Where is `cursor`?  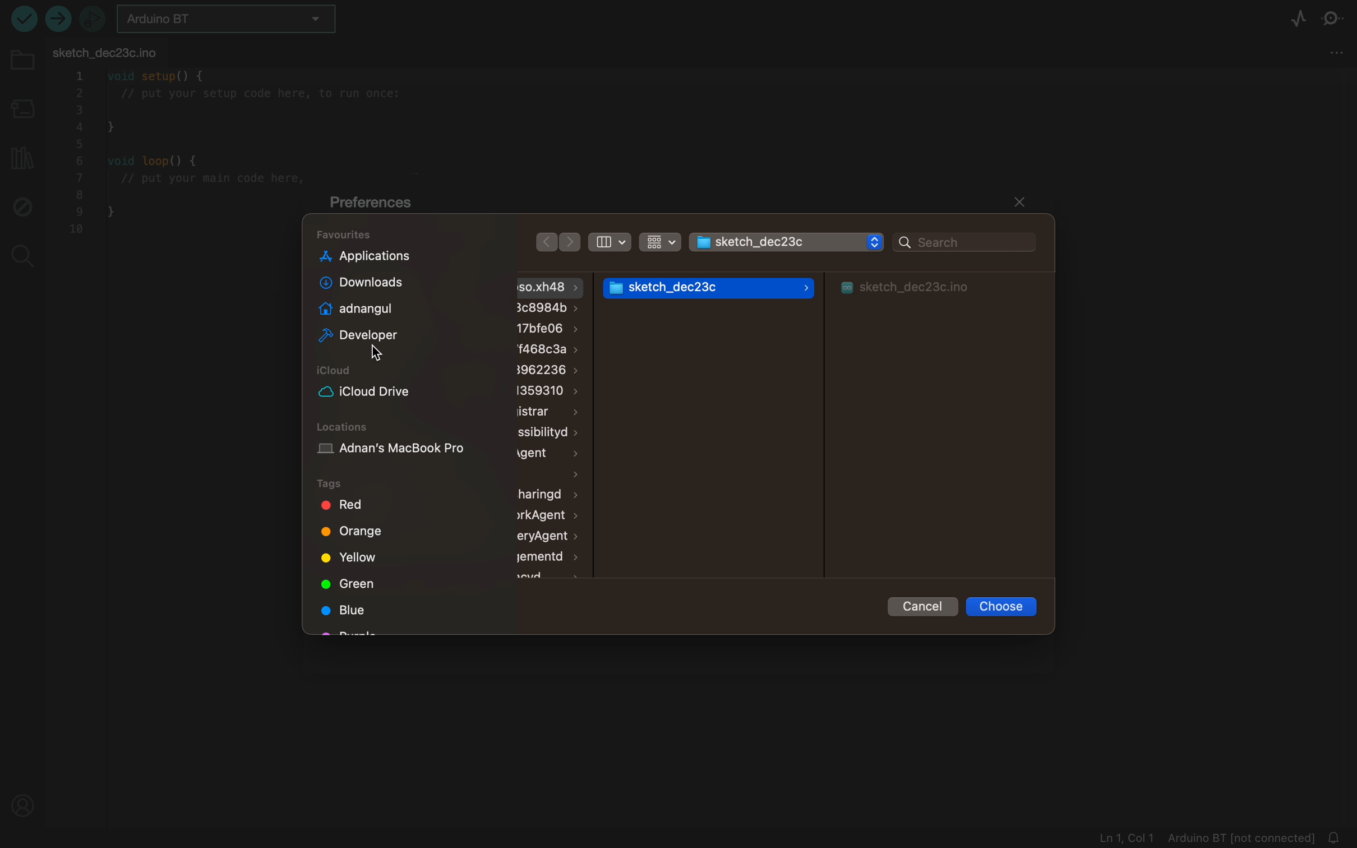 cursor is located at coordinates (381, 352).